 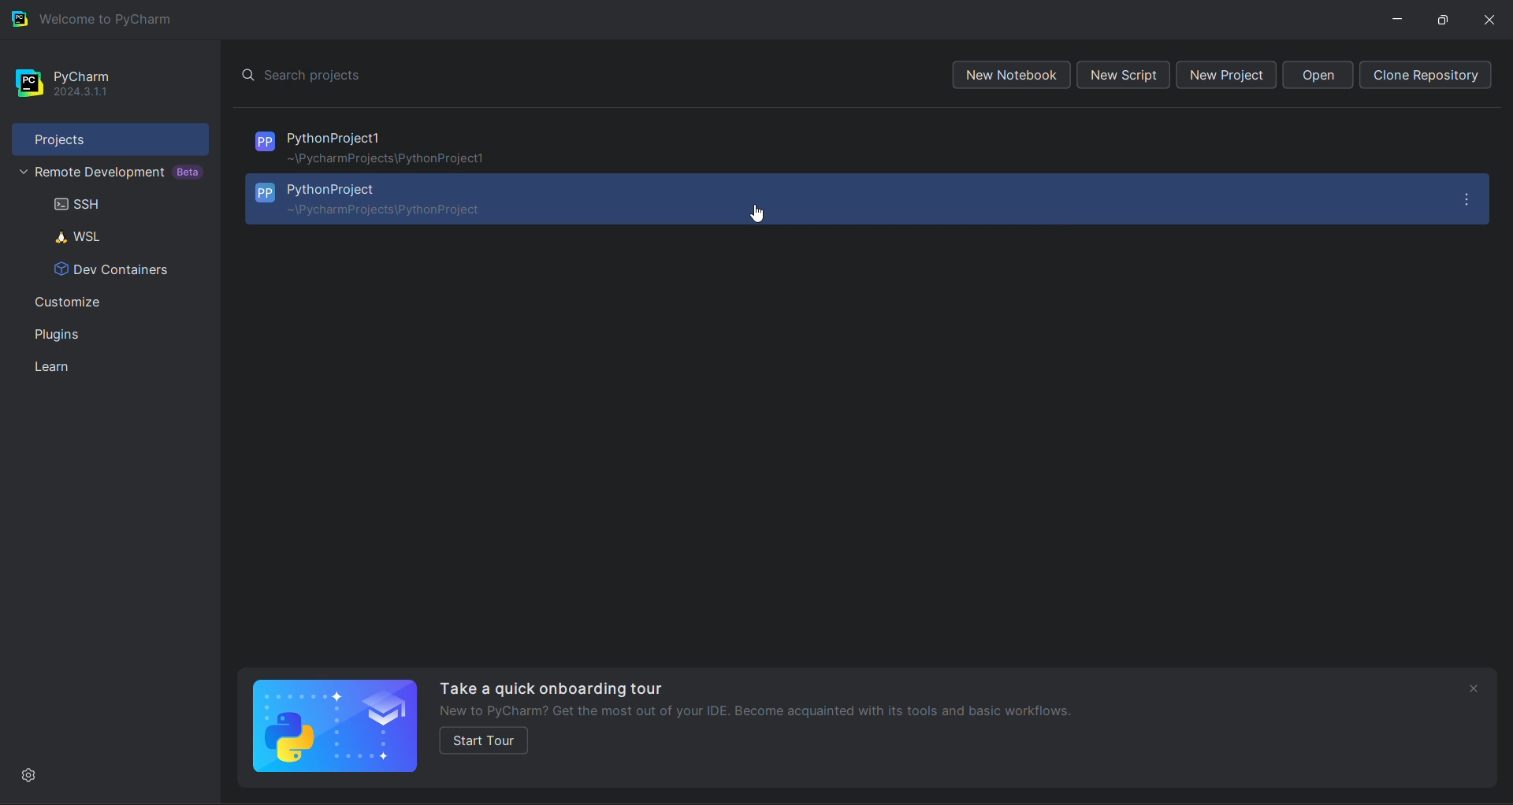 What do you see at coordinates (1318, 76) in the screenshot?
I see `open` at bounding box center [1318, 76].